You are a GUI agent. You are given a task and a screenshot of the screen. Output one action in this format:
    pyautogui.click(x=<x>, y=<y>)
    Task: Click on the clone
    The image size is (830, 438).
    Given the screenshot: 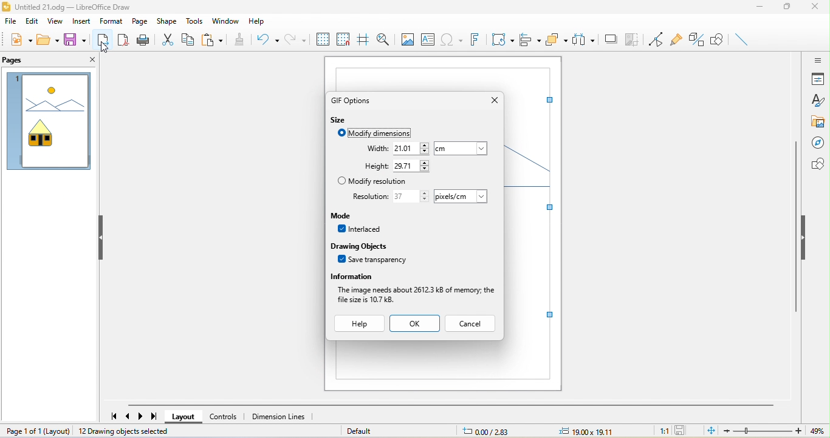 What is the action you would take?
    pyautogui.click(x=241, y=40)
    